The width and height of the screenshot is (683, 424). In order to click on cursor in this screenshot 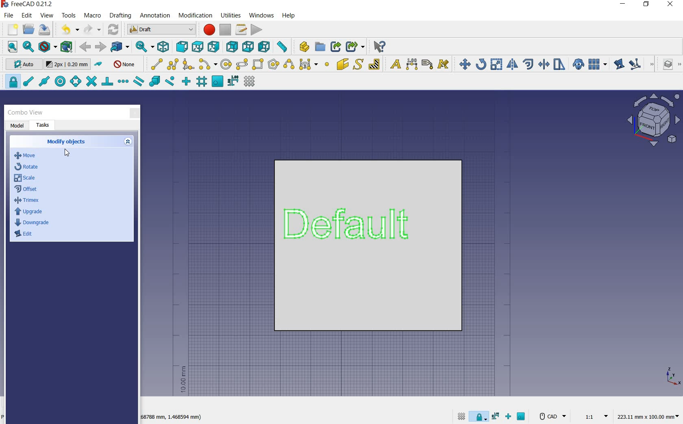, I will do `click(68, 154)`.